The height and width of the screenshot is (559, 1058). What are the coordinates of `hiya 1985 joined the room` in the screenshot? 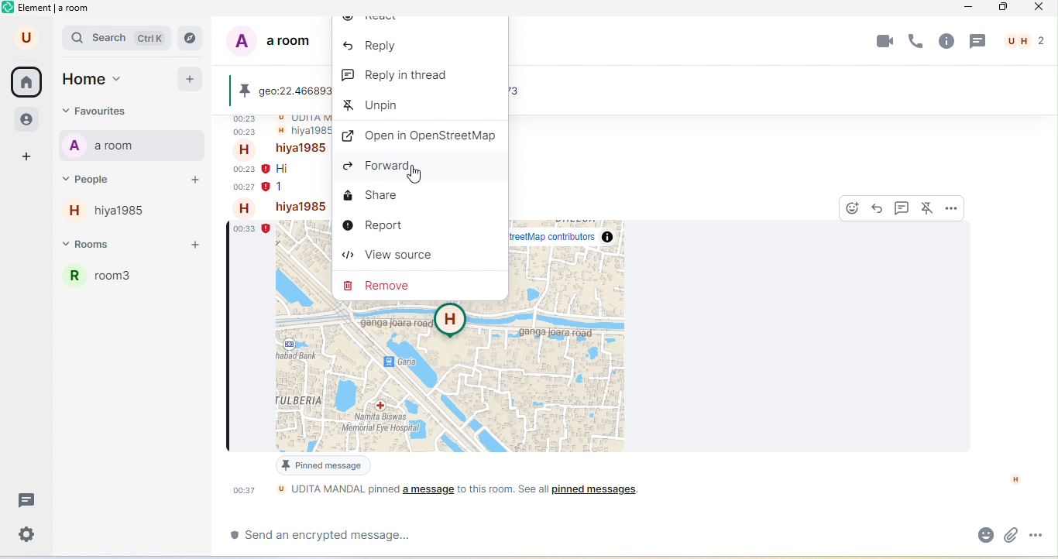 It's located at (299, 132).